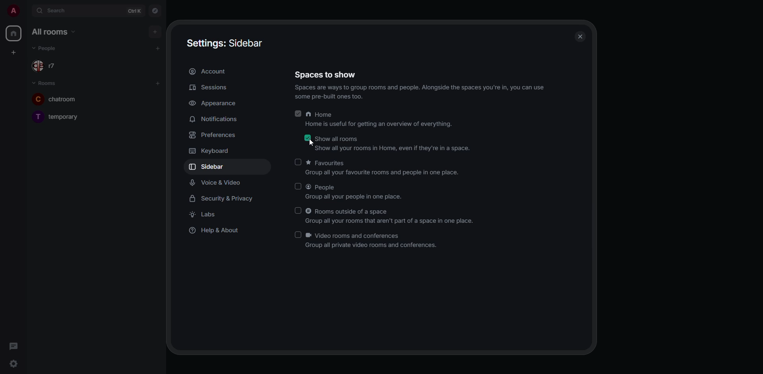 The height and width of the screenshot is (374, 763). I want to click on ® People
Group all your people in one place., so click(362, 191).